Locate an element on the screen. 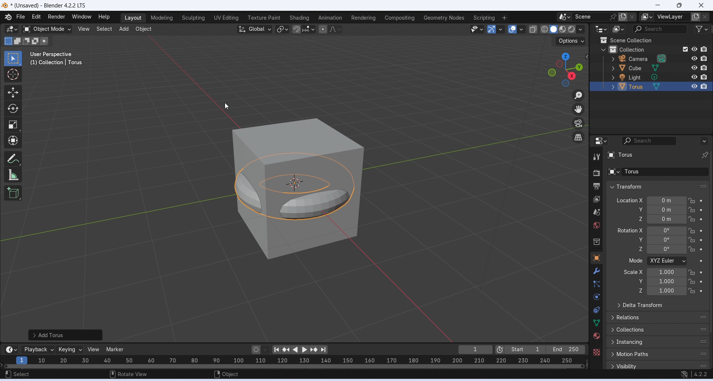  Material is located at coordinates (596, 336).